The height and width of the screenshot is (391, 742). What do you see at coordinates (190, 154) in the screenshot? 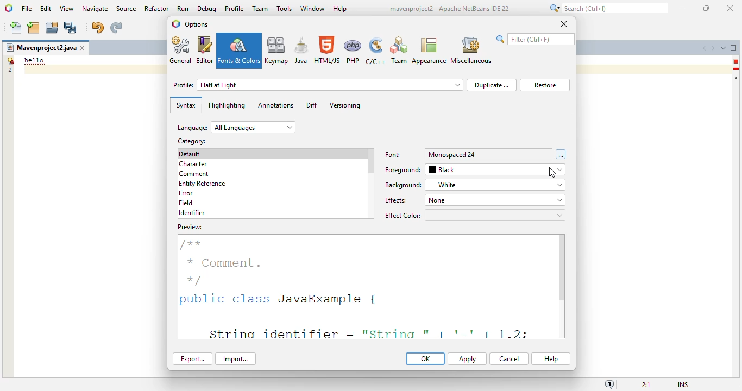
I see `default` at bounding box center [190, 154].